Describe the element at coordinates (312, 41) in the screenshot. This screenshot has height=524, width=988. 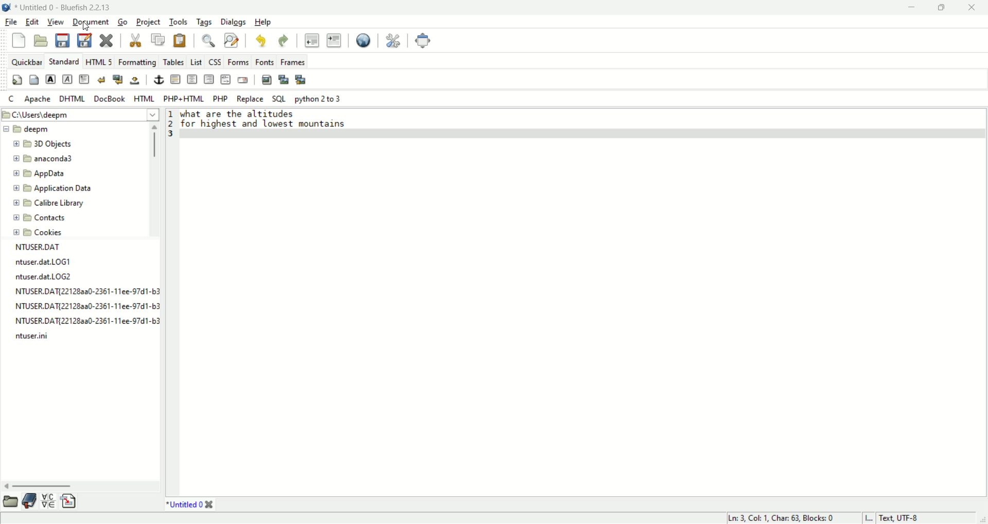
I see `unindent` at that location.